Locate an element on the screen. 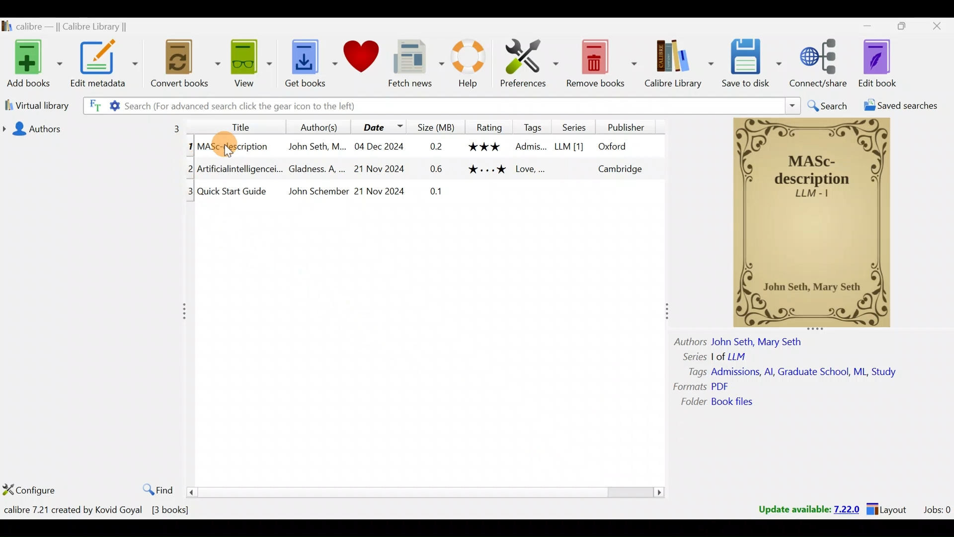  scroll bar is located at coordinates (426, 491).